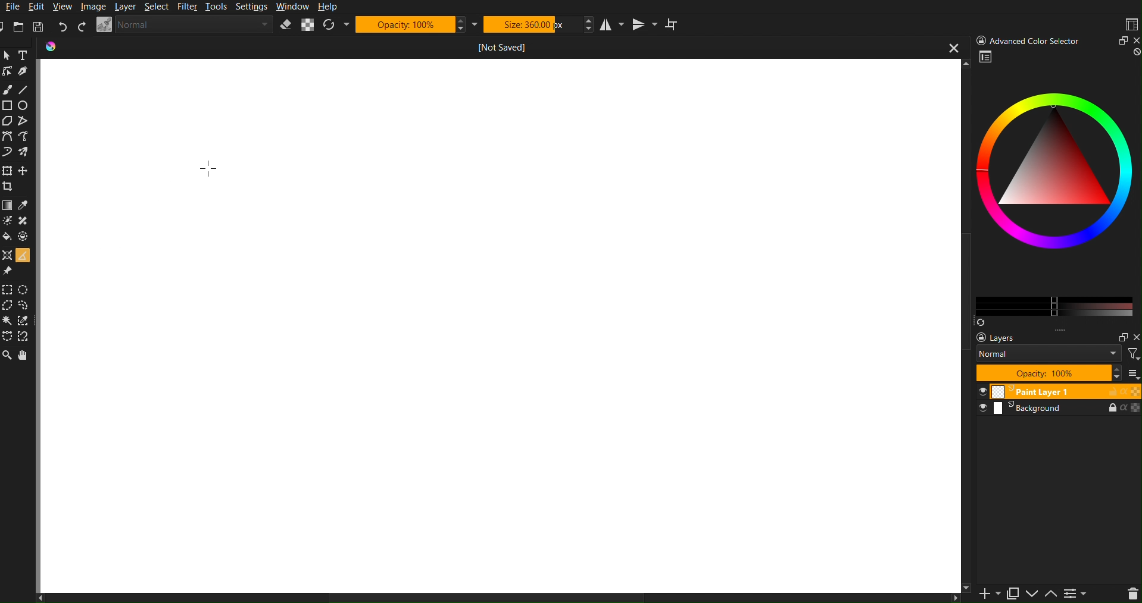 The image size is (1142, 603). Describe the element at coordinates (26, 306) in the screenshot. I see `Free Shape Marquee Tool` at that location.